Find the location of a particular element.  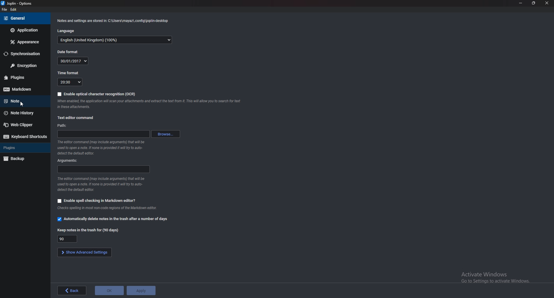

Back up is located at coordinates (24, 159).